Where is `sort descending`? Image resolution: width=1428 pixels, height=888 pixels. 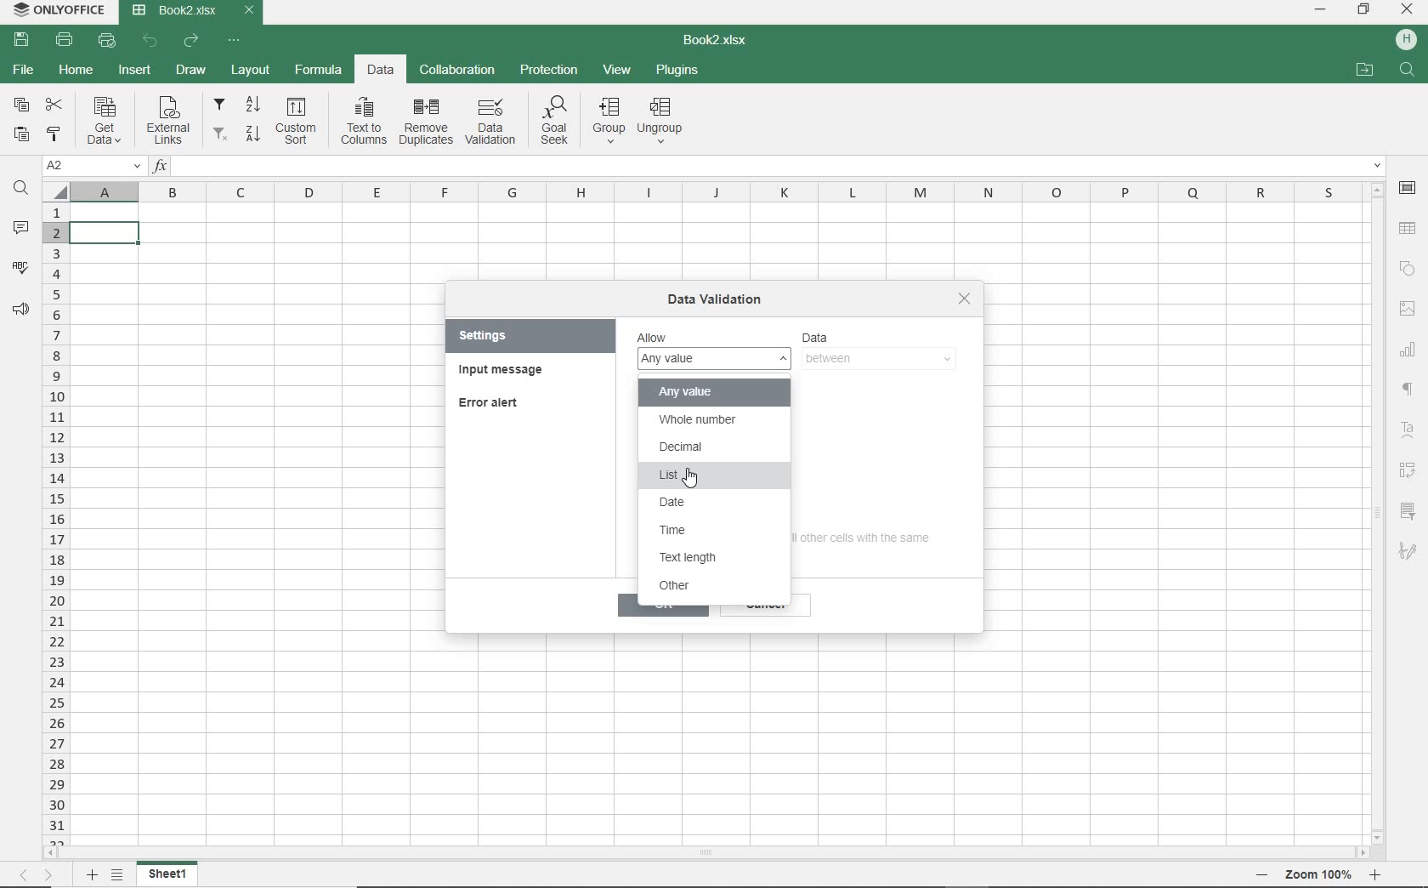
sort descending is located at coordinates (253, 136).